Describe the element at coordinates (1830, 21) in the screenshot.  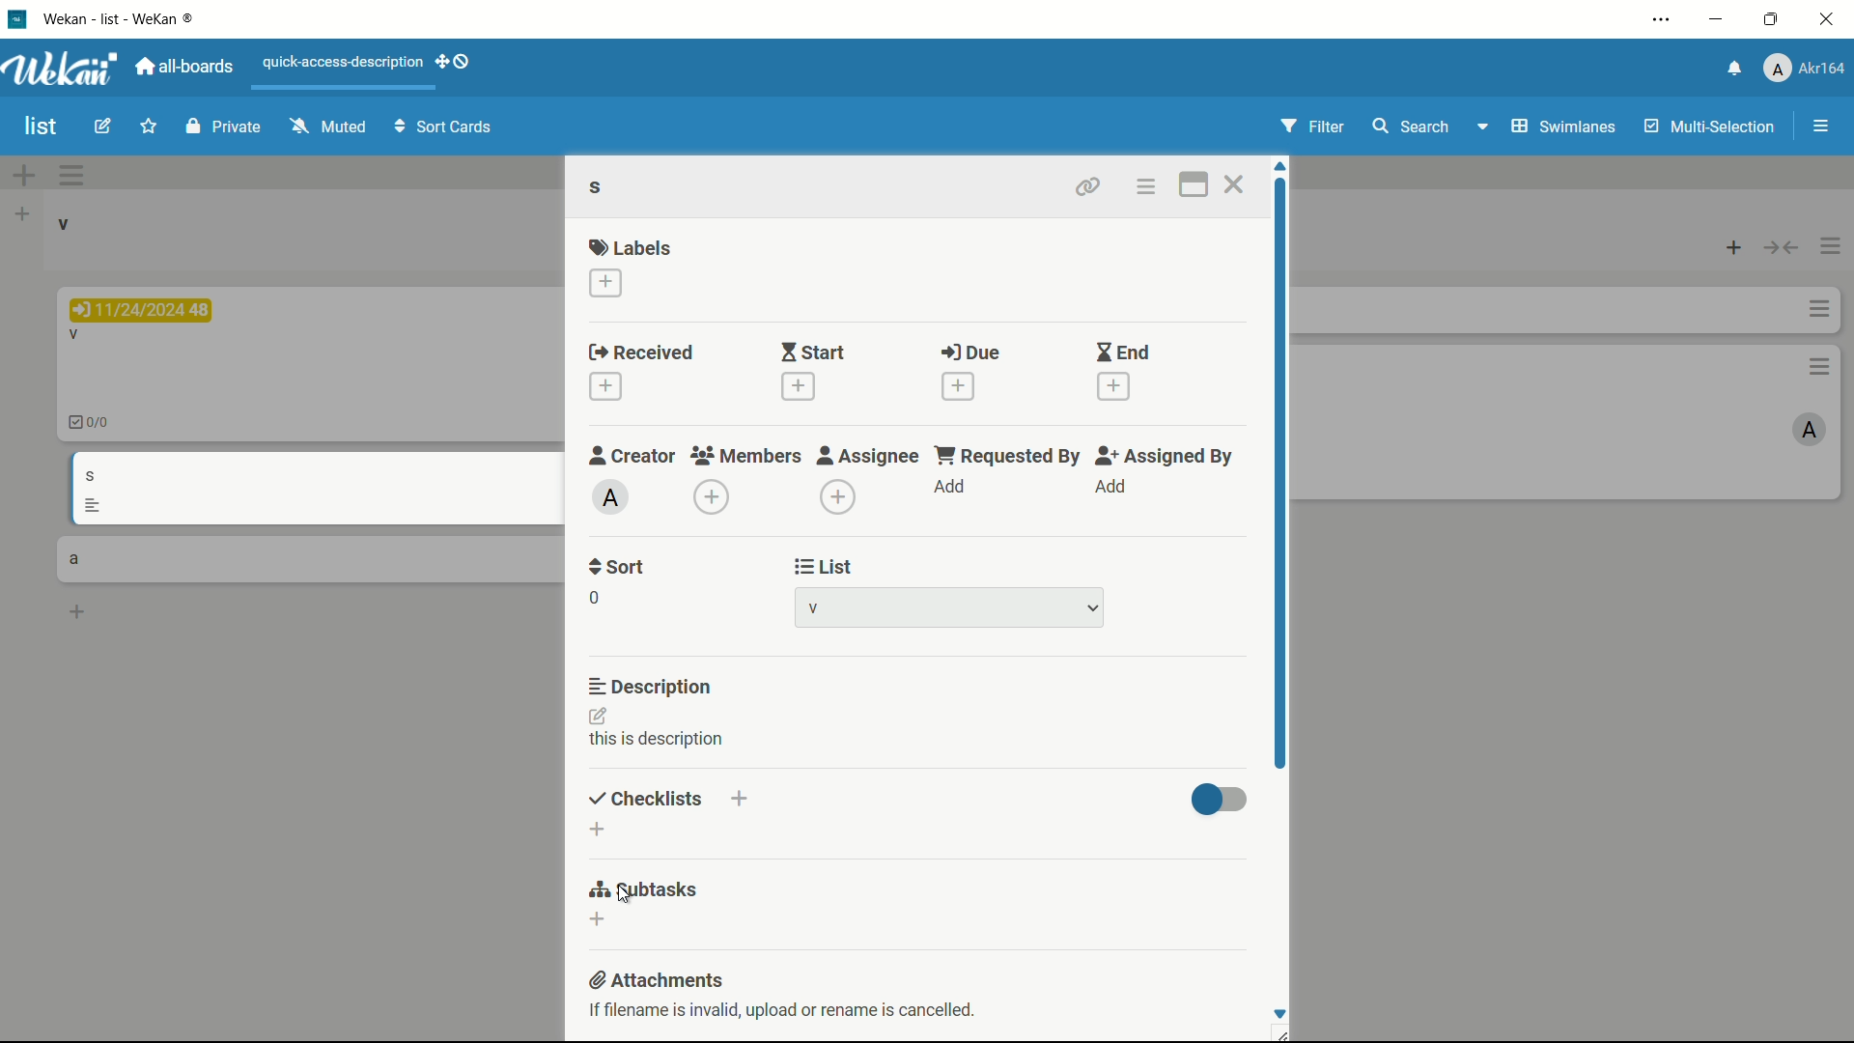
I see `close app` at that location.